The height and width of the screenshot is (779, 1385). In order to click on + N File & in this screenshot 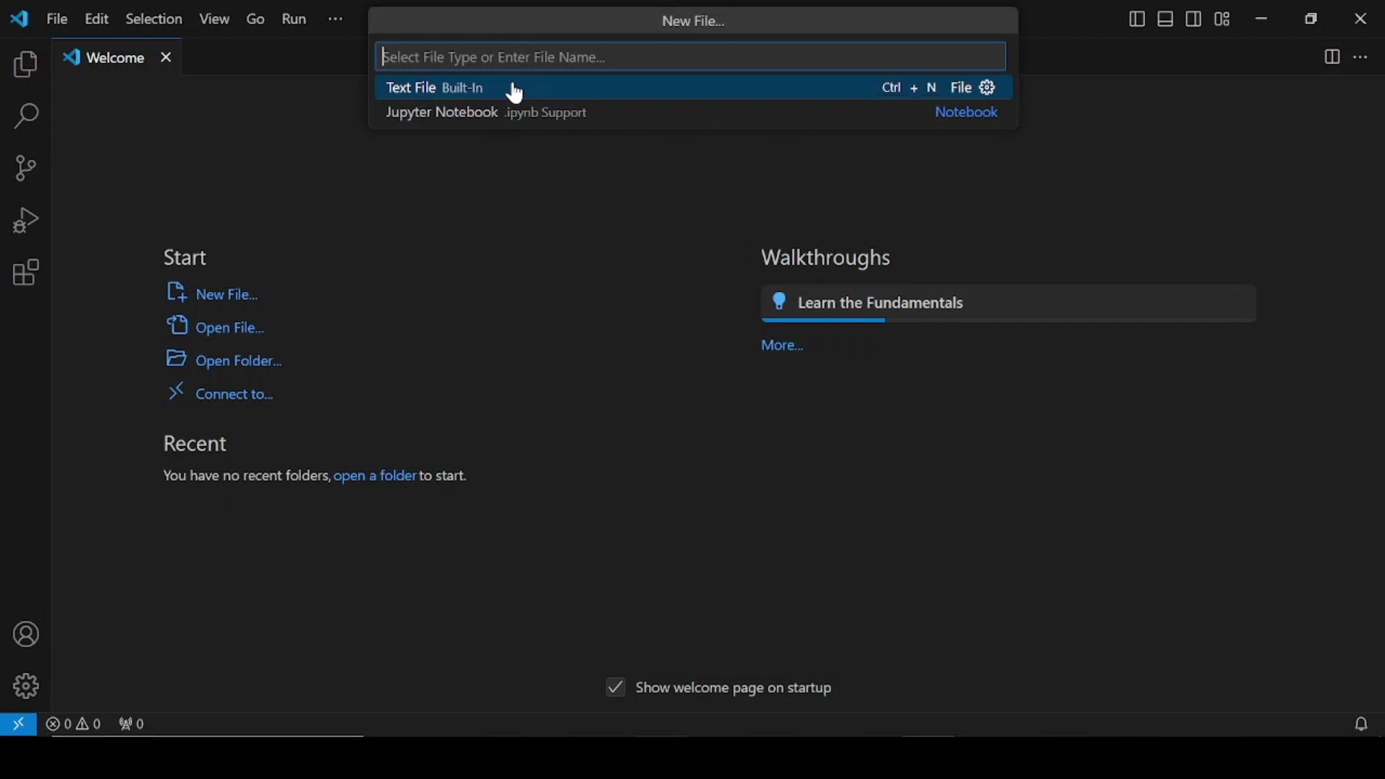, I will do `click(961, 87)`.